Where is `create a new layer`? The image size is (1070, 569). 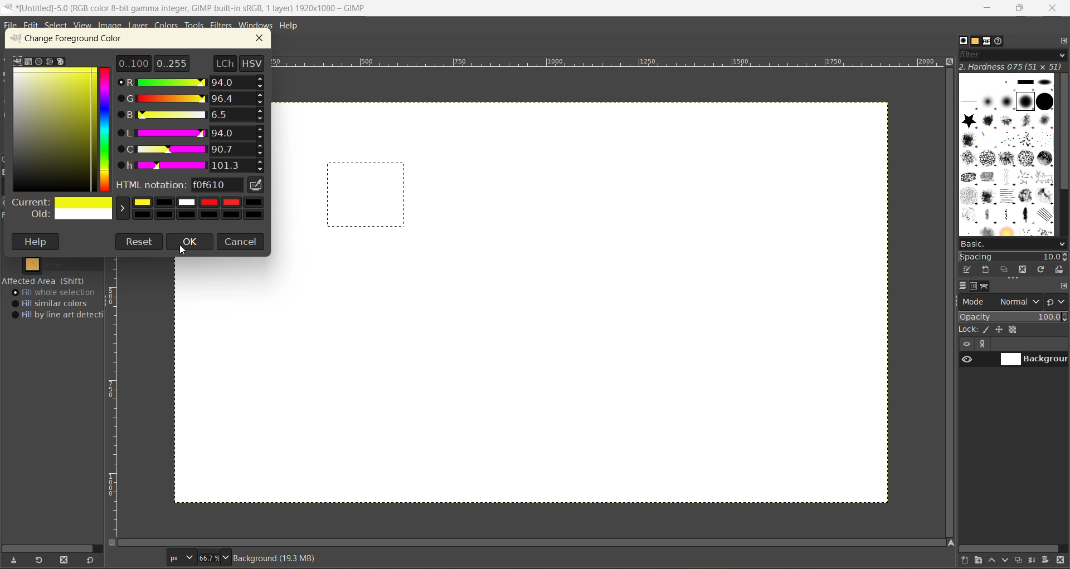
create a new layer is located at coordinates (966, 561).